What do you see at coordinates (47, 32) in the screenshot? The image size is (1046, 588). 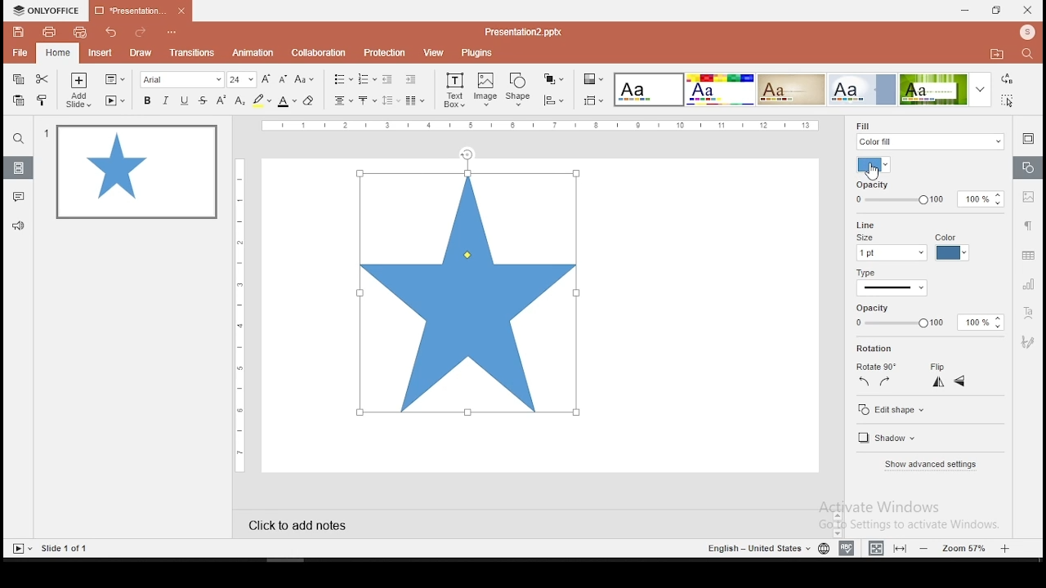 I see `print file` at bounding box center [47, 32].